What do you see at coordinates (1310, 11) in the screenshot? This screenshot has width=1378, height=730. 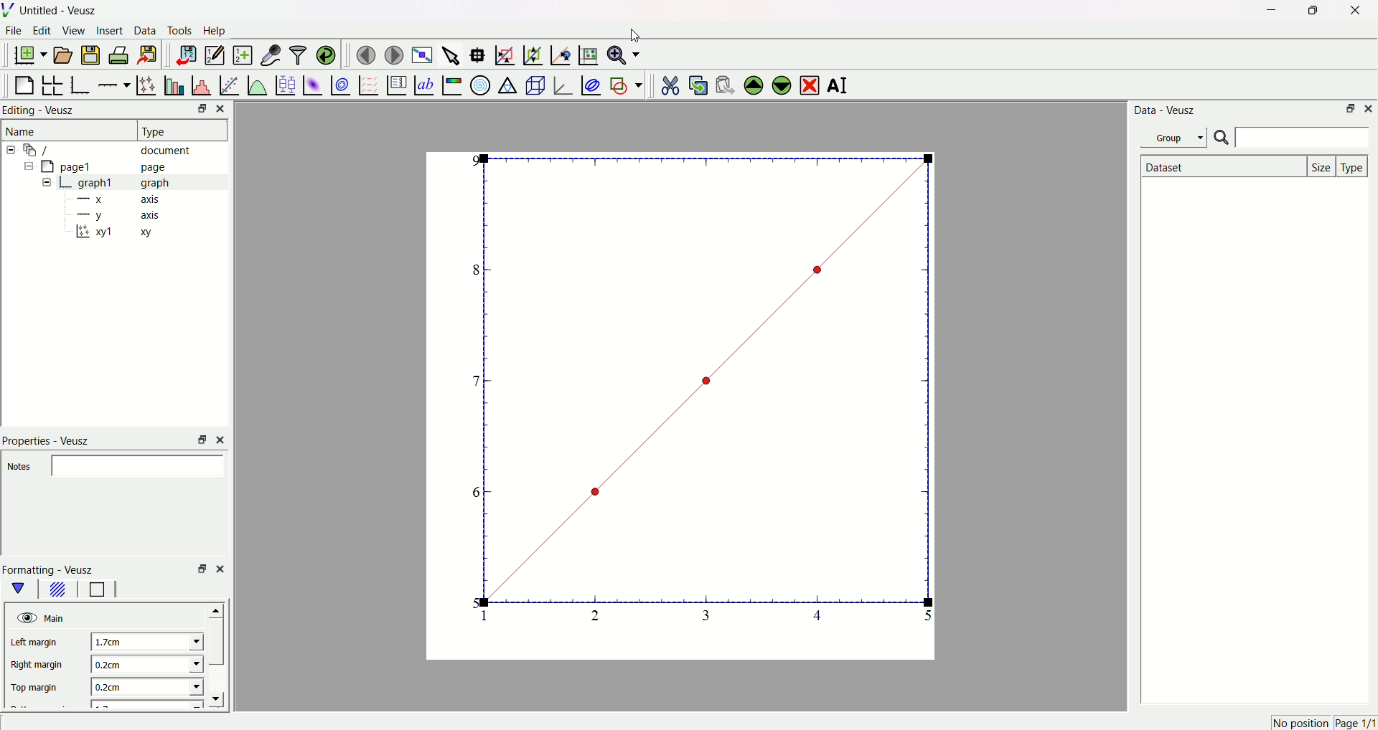 I see `Maximize` at bounding box center [1310, 11].